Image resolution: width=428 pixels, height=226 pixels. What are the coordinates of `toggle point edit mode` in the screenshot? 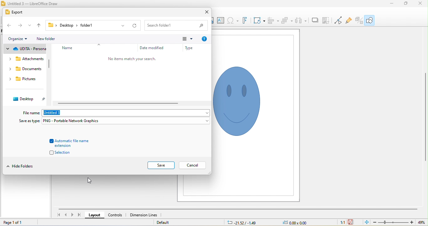 It's located at (338, 21).